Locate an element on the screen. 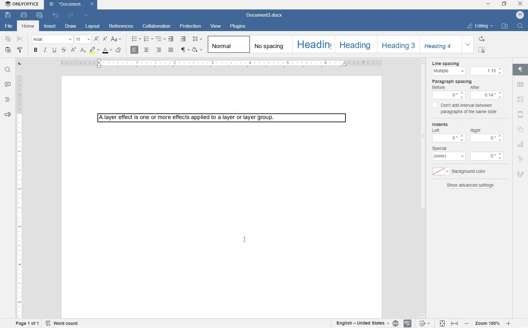  SCROLLBAR is located at coordinates (423, 188).